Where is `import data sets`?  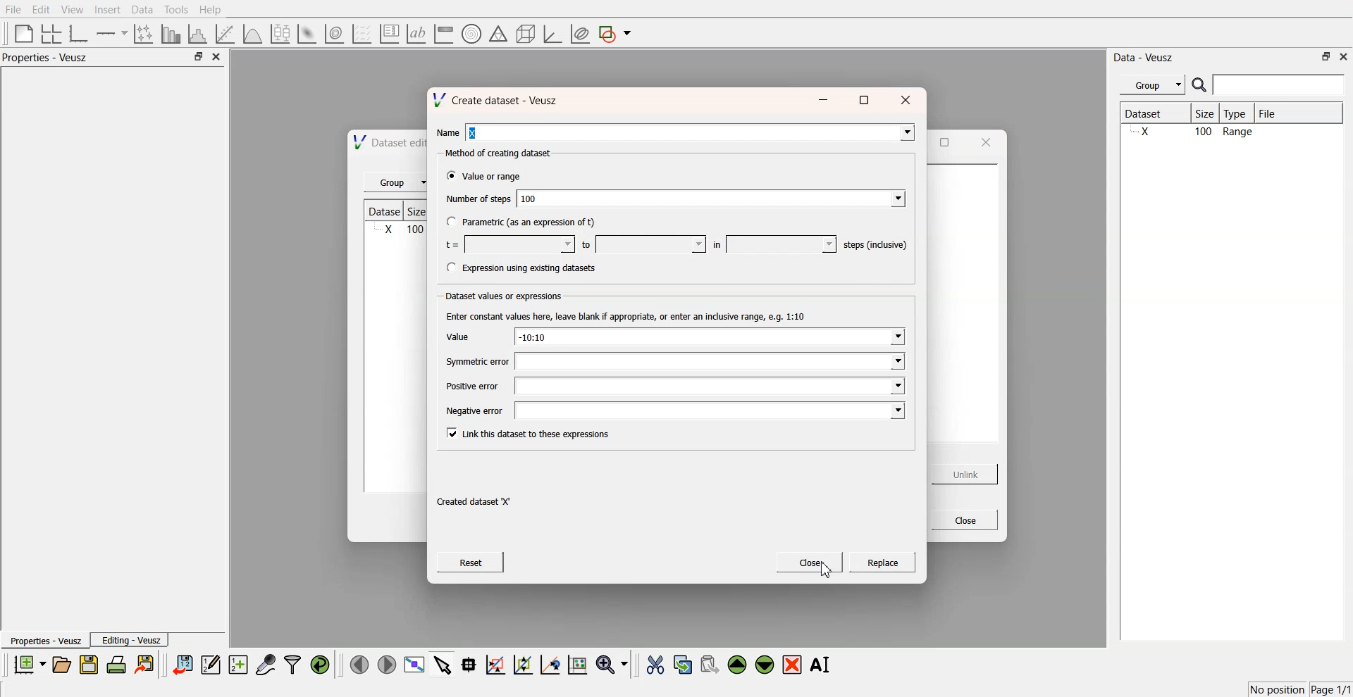 import data sets is located at coordinates (182, 665).